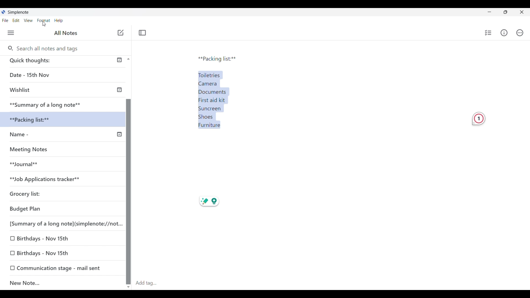  Describe the element at coordinates (119, 97) in the screenshot. I see `Check icon indicating published notes` at that location.